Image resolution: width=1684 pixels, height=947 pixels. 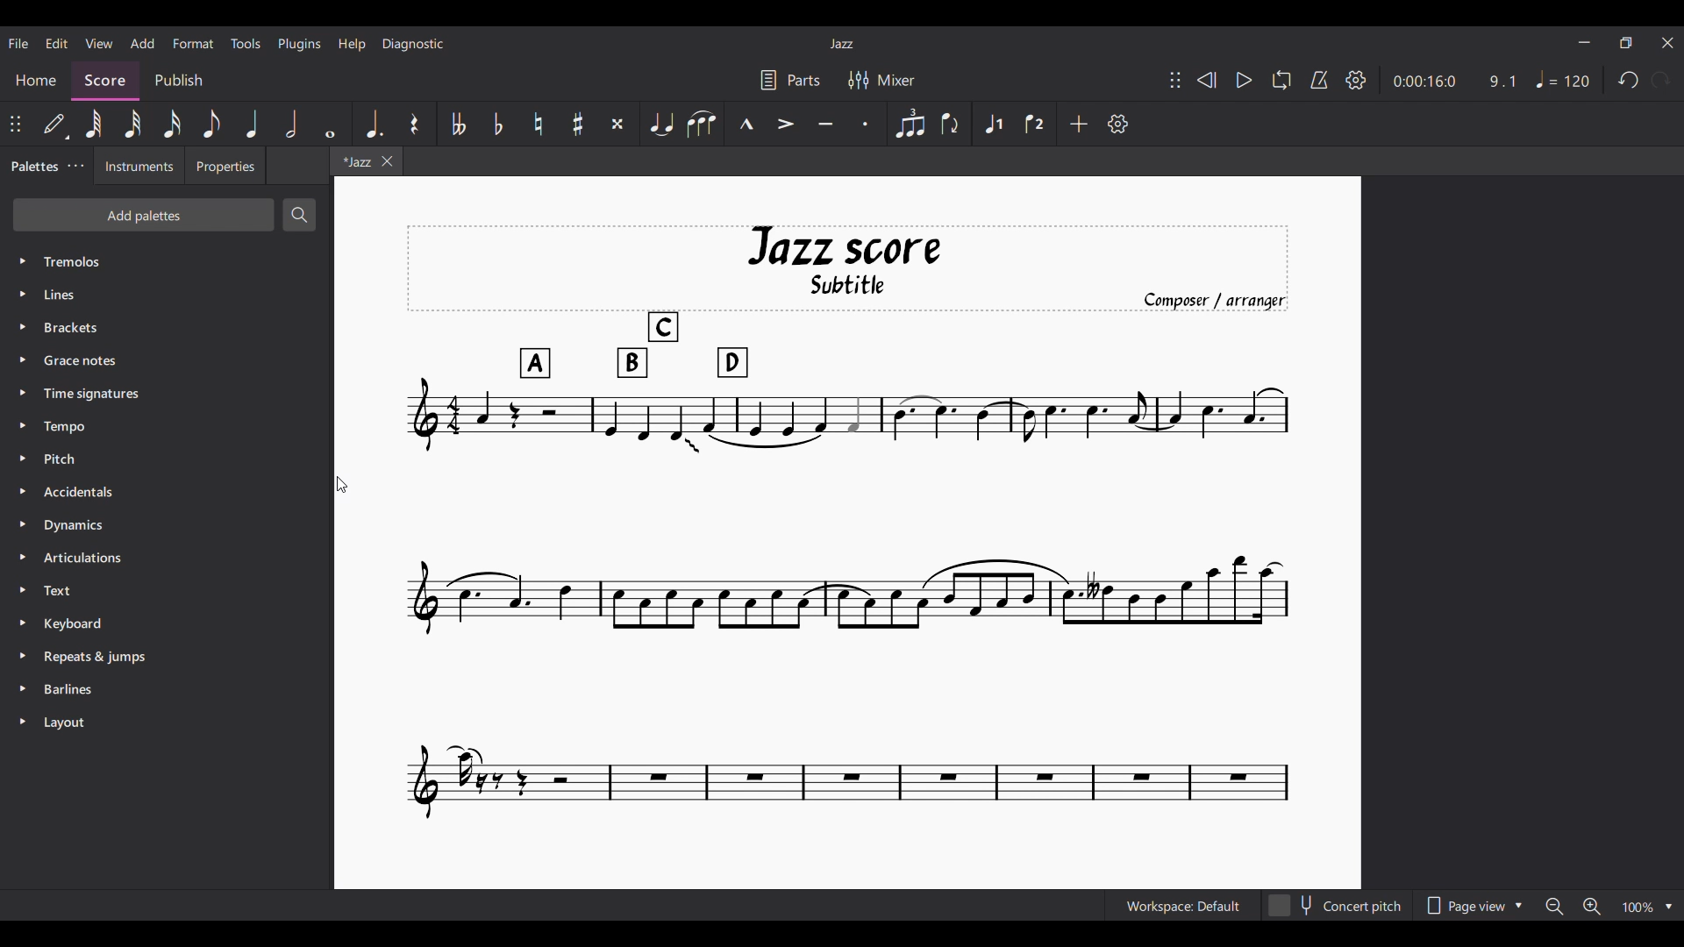 What do you see at coordinates (299, 44) in the screenshot?
I see `Plugins menu` at bounding box center [299, 44].